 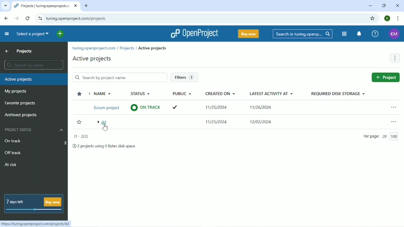 I want to click on Projects, so click(x=127, y=48).